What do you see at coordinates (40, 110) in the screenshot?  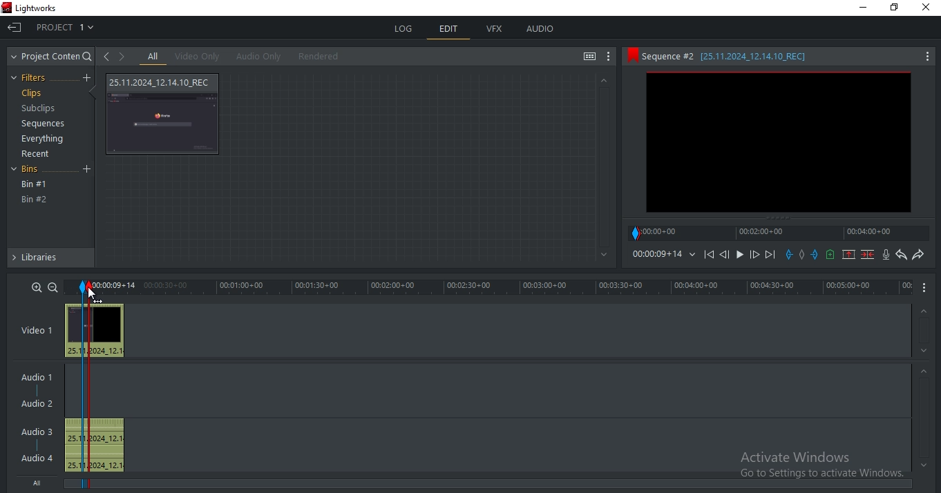 I see `subclips` at bounding box center [40, 110].